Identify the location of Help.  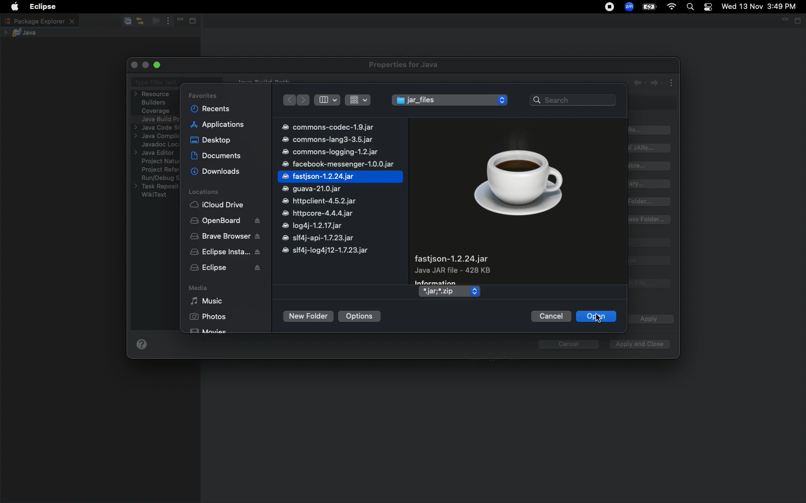
(142, 347).